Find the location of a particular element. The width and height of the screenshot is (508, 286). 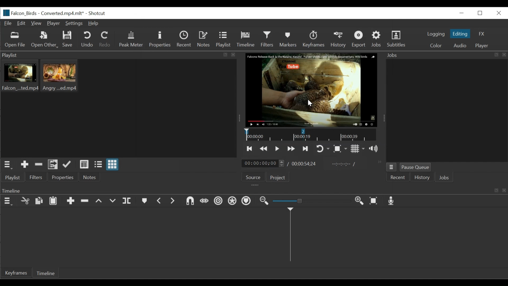

Timelin is located at coordinates (311, 135).